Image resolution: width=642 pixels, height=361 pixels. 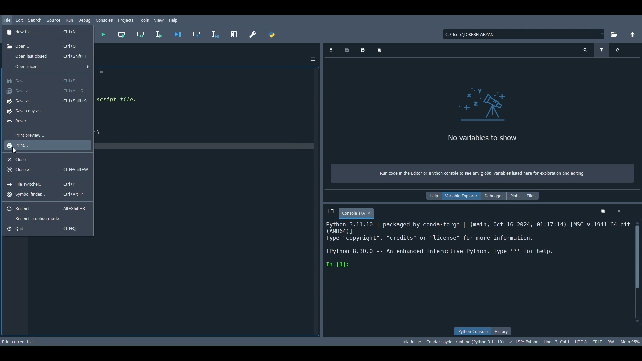 I want to click on Save data as, so click(x=365, y=50).